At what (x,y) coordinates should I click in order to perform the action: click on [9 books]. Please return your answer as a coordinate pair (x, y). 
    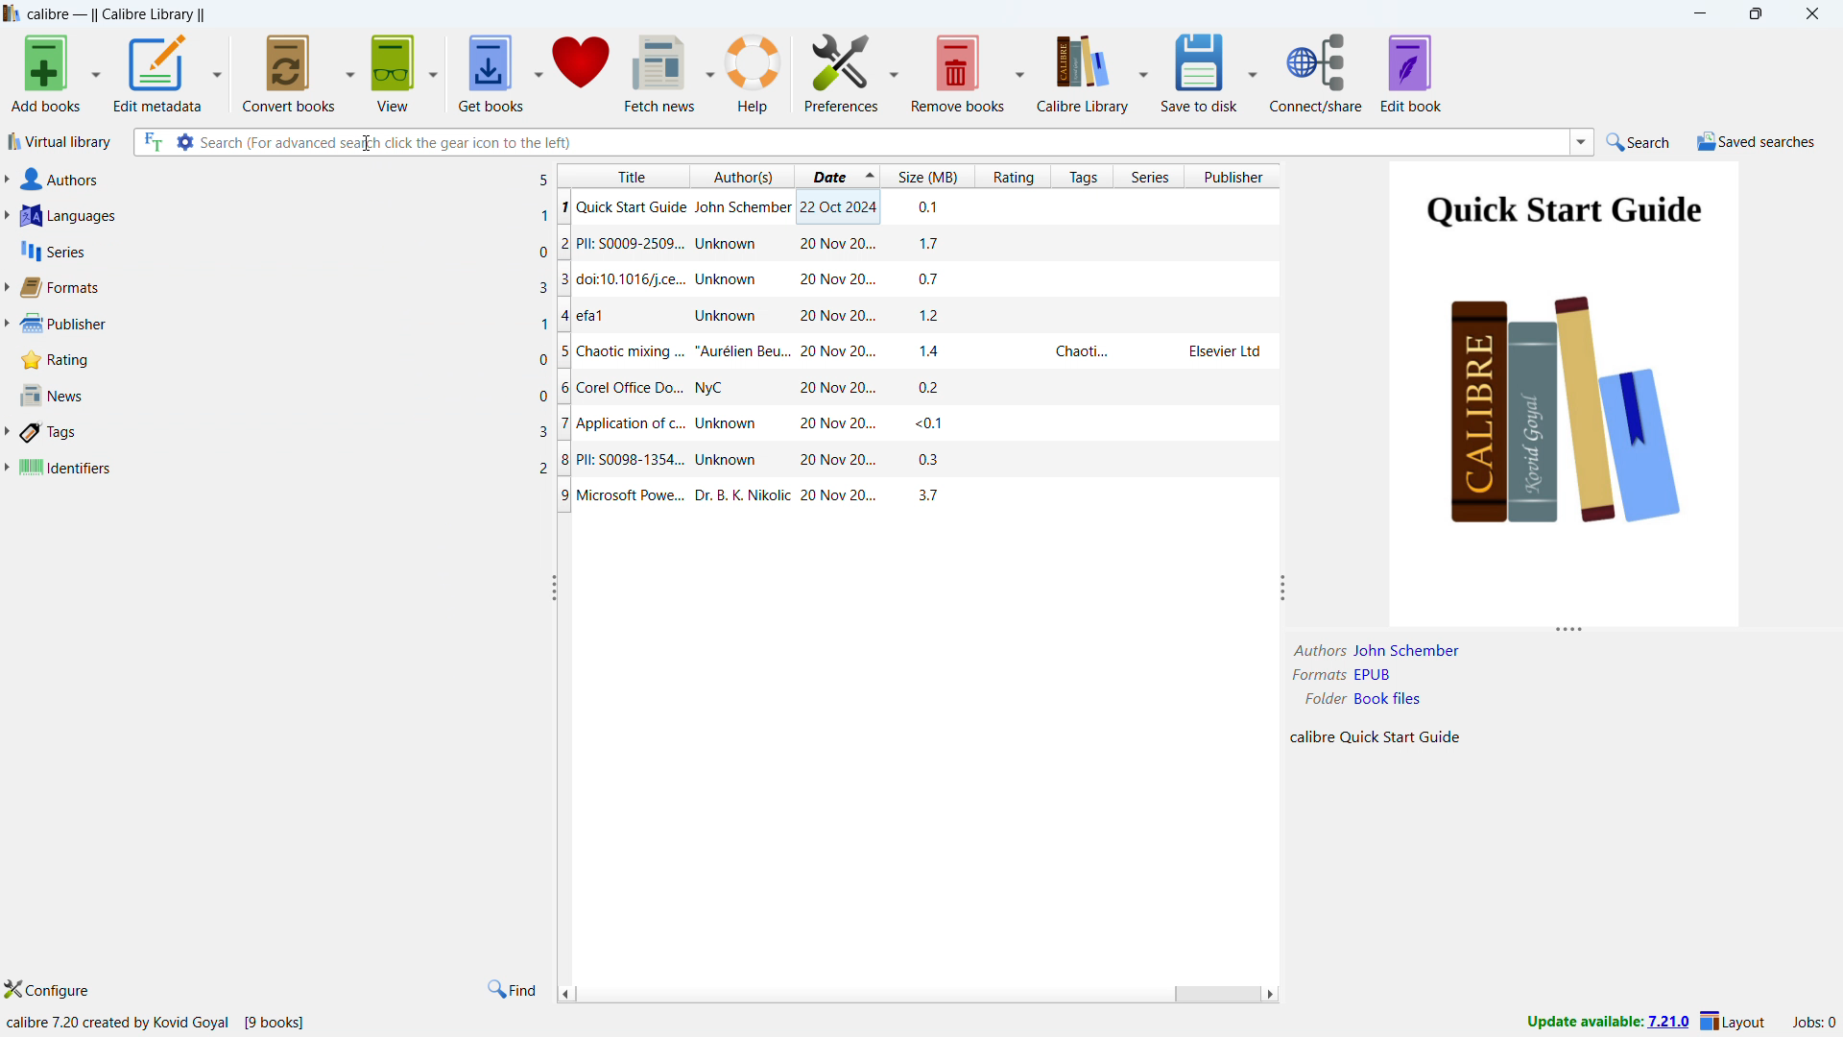
    Looking at the image, I should click on (282, 1022).